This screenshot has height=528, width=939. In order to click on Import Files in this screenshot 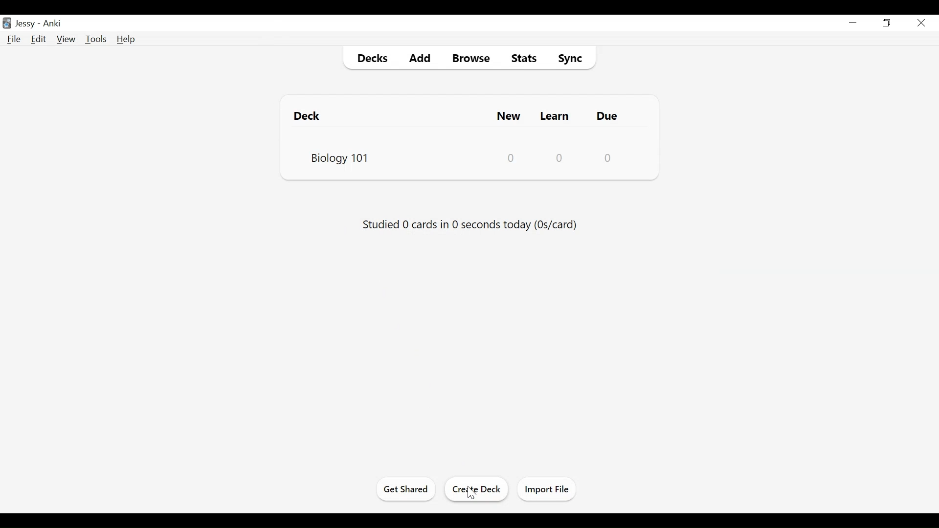, I will do `click(547, 488)`.